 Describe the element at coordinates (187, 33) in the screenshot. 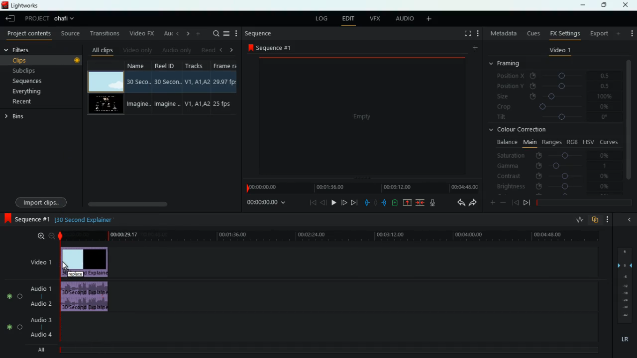

I see `right` at that location.